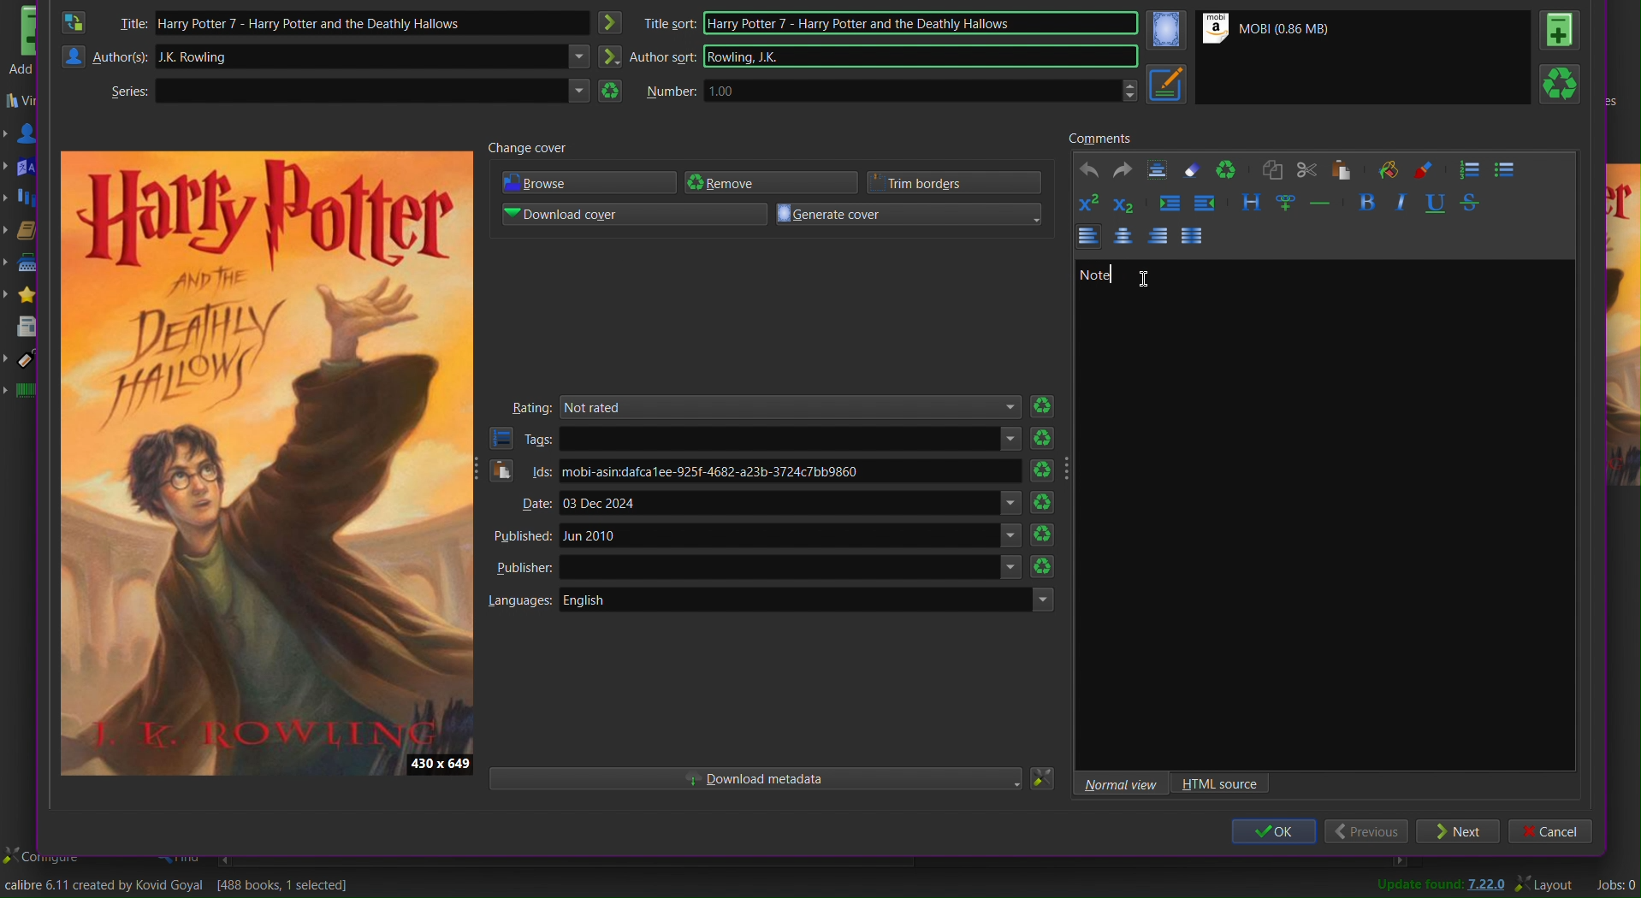 The width and height of the screenshot is (1641, 898). Describe the element at coordinates (1320, 202) in the screenshot. I see `Insert seperator` at that location.